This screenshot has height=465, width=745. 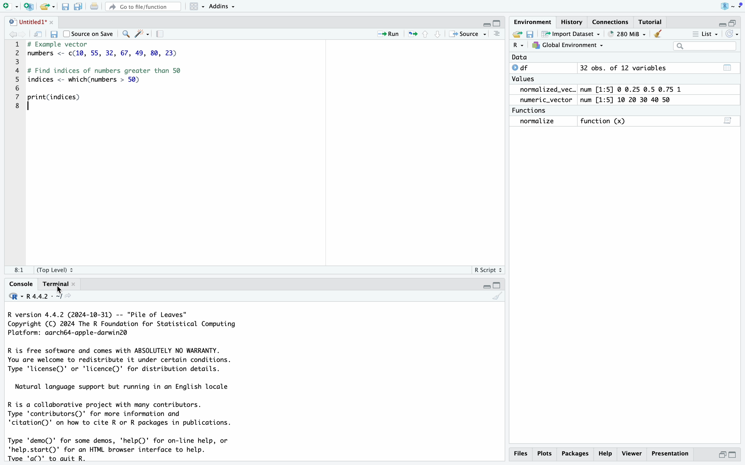 What do you see at coordinates (733, 34) in the screenshot?
I see `REFRESH` at bounding box center [733, 34].